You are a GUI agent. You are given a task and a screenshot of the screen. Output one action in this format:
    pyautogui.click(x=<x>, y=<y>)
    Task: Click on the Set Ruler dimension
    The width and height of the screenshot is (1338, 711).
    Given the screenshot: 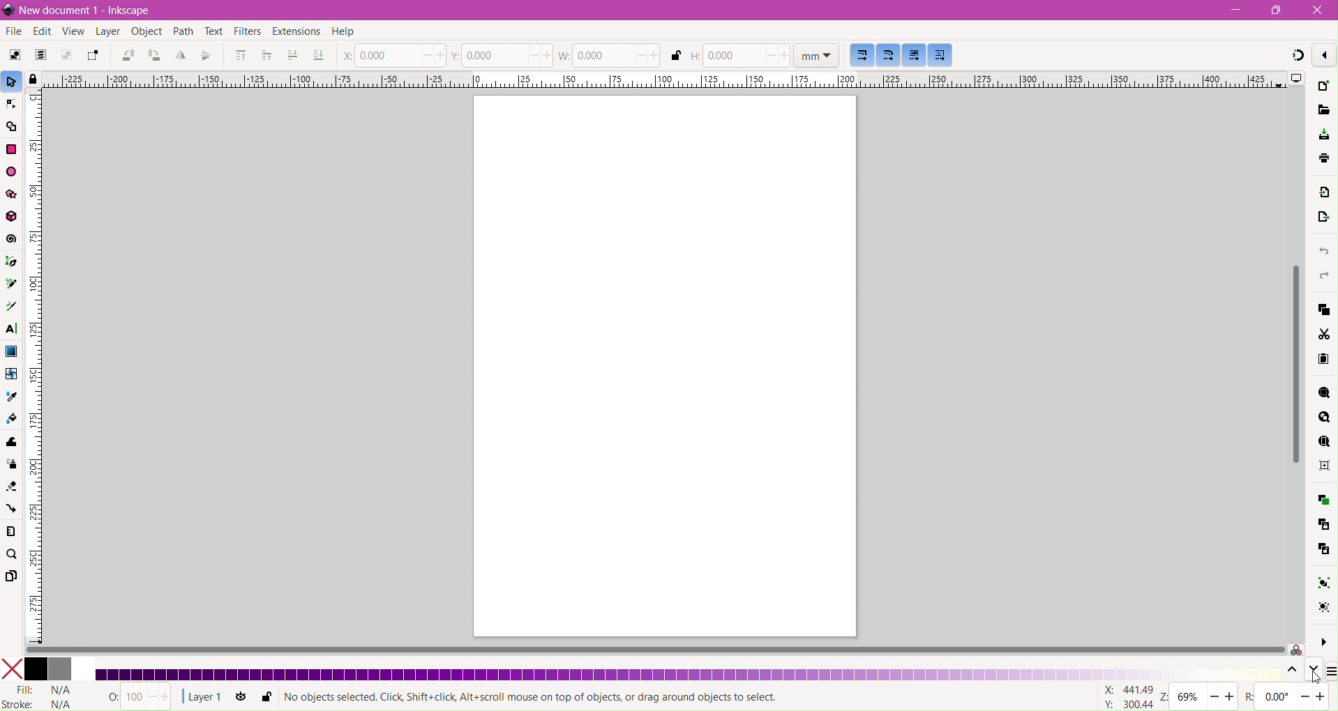 What is the action you would take?
    pyautogui.click(x=816, y=55)
    